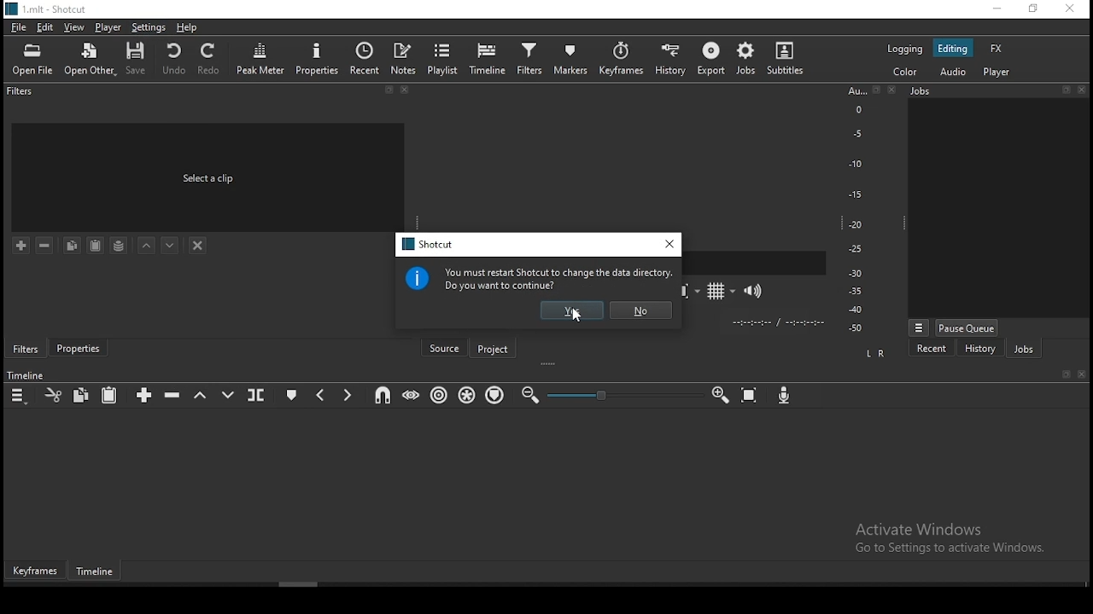 The height and width of the screenshot is (614, 1093). What do you see at coordinates (671, 57) in the screenshot?
I see `history` at bounding box center [671, 57].